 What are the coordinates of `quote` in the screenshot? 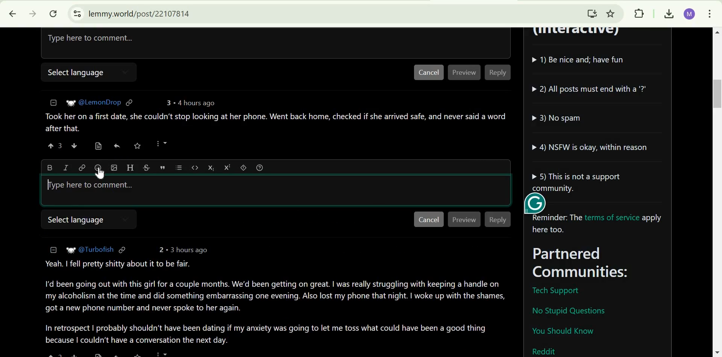 It's located at (163, 168).